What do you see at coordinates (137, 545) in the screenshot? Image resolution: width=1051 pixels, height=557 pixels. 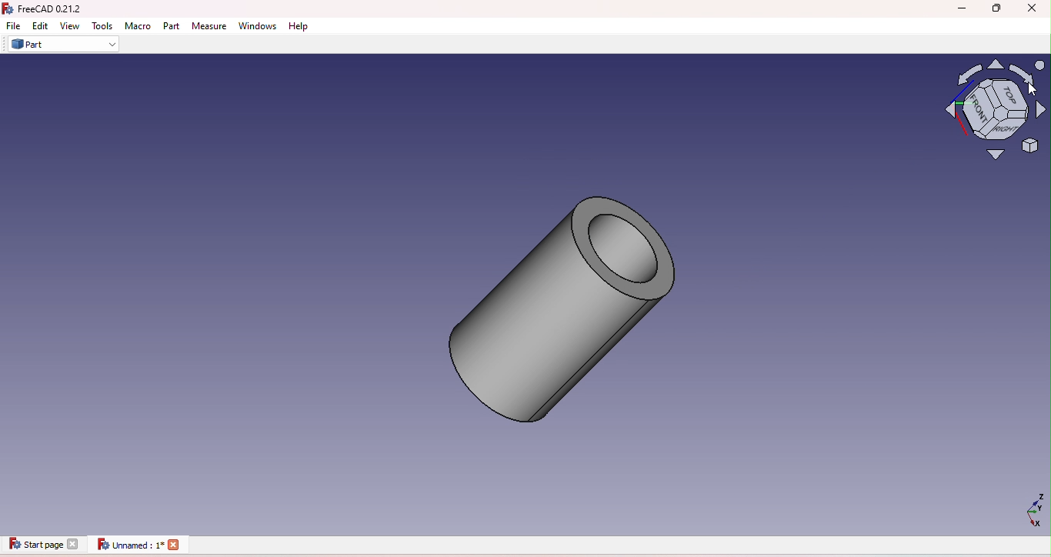 I see `Unnamed document` at bounding box center [137, 545].